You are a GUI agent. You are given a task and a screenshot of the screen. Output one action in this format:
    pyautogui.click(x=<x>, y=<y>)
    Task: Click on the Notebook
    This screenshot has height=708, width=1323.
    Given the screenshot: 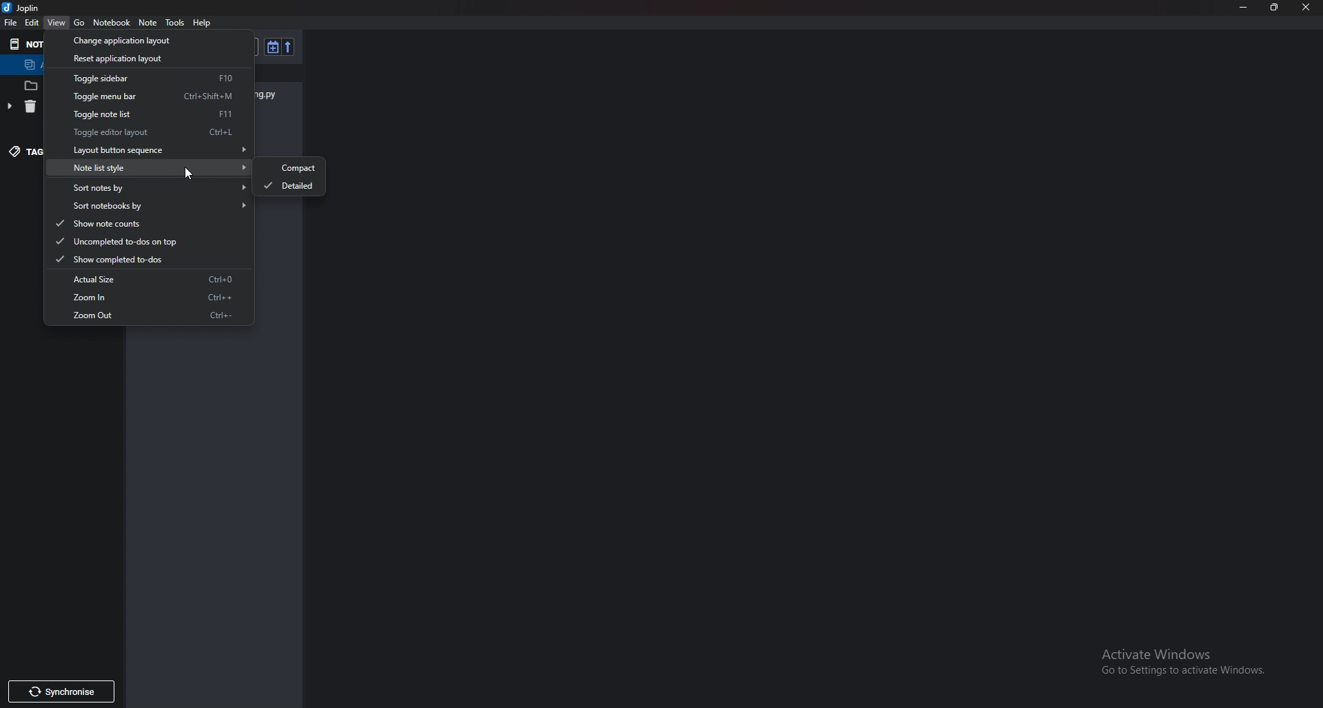 What is the action you would take?
    pyautogui.click(x=112, y=23)
    